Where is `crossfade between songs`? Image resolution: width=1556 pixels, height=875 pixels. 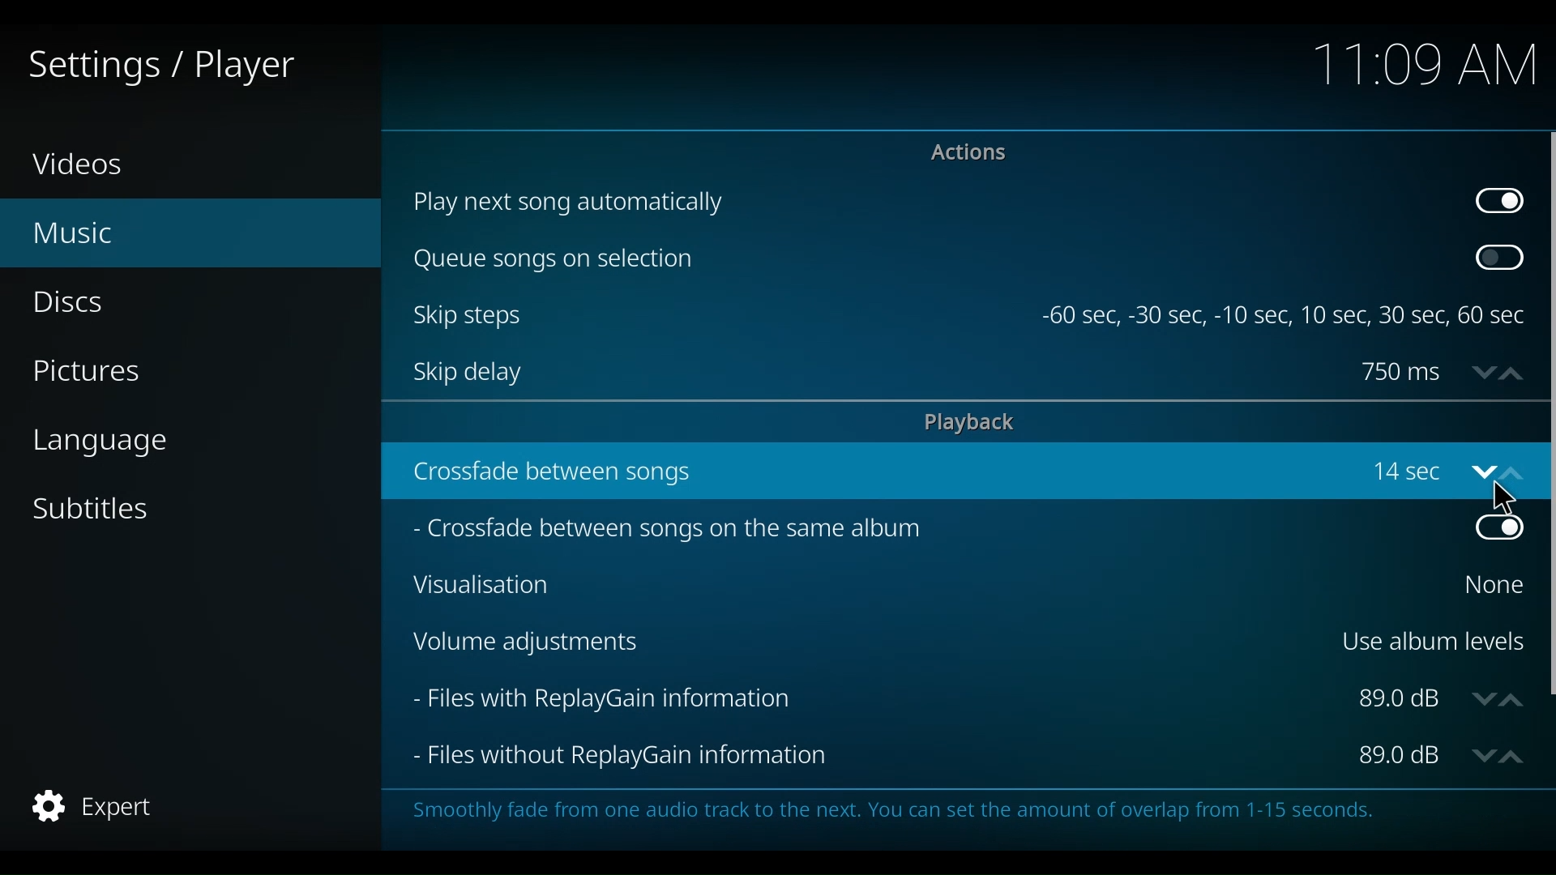
crossfade between songs is located at coordinates (872, 471).